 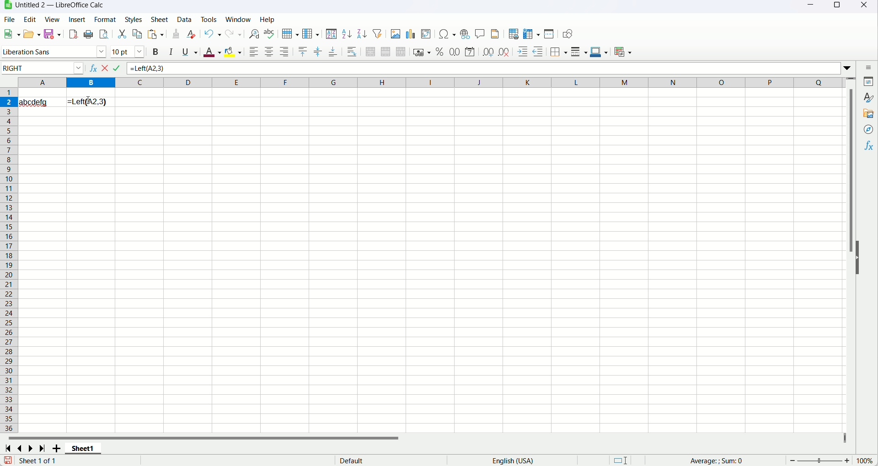 What do you see at coordinates (269, 51) in the screenshot?
I see `align center` at bounding box center [269, 51].